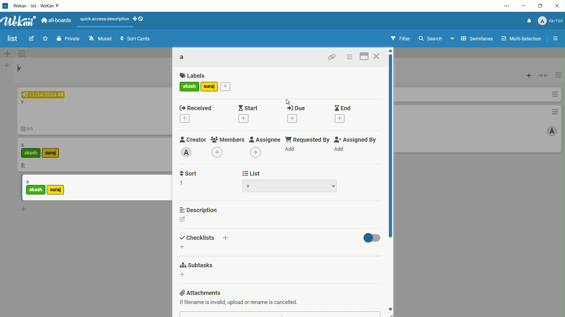 The width and height of the screenshot is (565, 317). Describe the element at coordinates (349, 57) in the screenshot. I see `card actions` at that location.